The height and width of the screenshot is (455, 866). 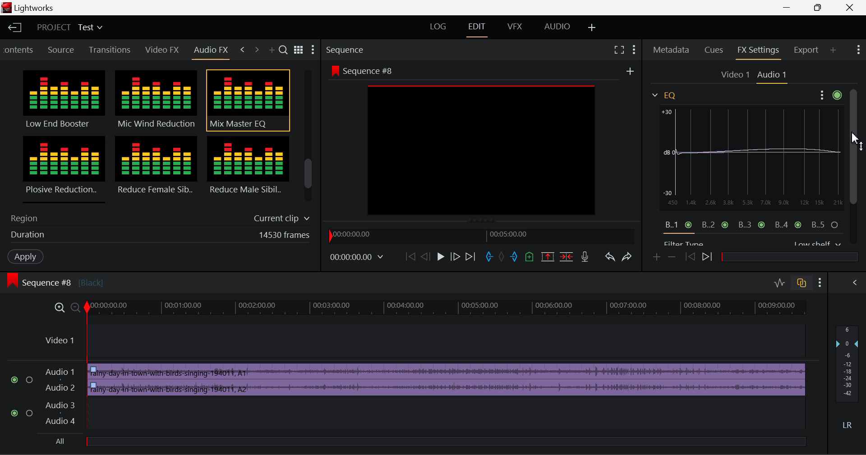 What do you see at coordinates (630, 259) in the screenshot?
I see `Redo` at bounding box center [630, 259].